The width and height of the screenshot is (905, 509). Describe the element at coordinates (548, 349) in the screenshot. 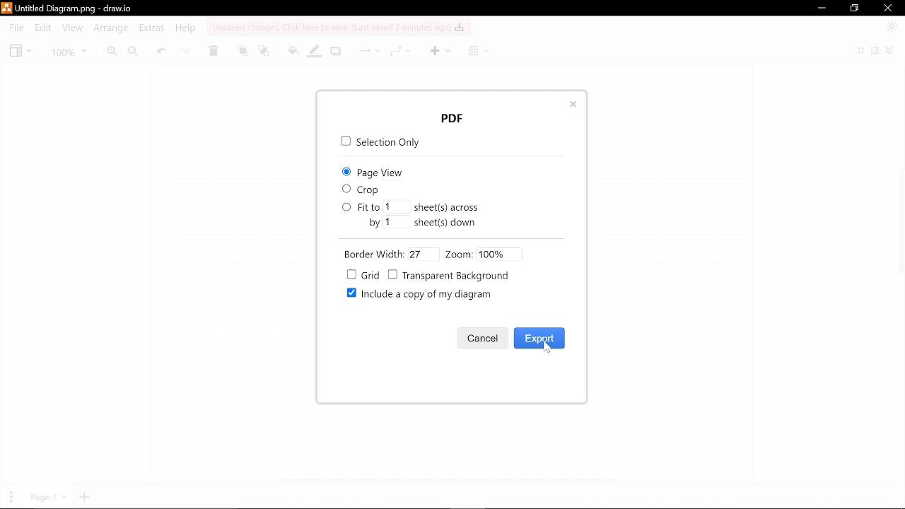

I see `cursor` at that location.